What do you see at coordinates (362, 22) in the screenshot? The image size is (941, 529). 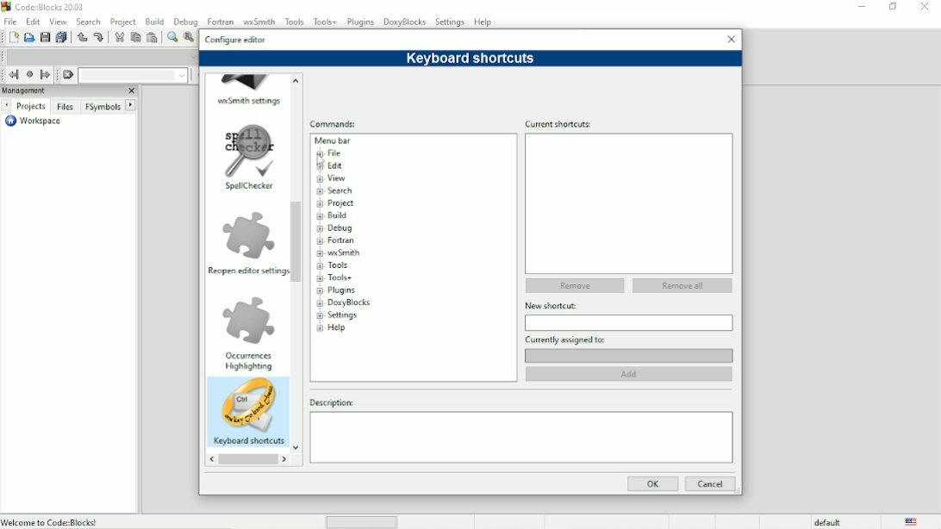 I see `Plugins` at bounding box center [362, 22].